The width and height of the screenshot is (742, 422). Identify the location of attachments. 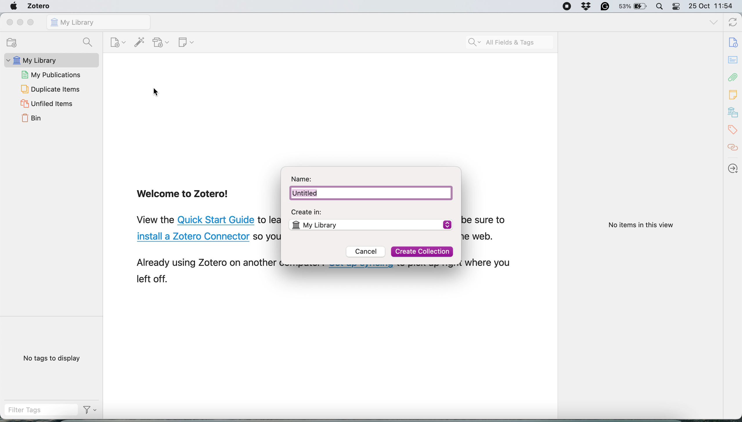
(733, 78).